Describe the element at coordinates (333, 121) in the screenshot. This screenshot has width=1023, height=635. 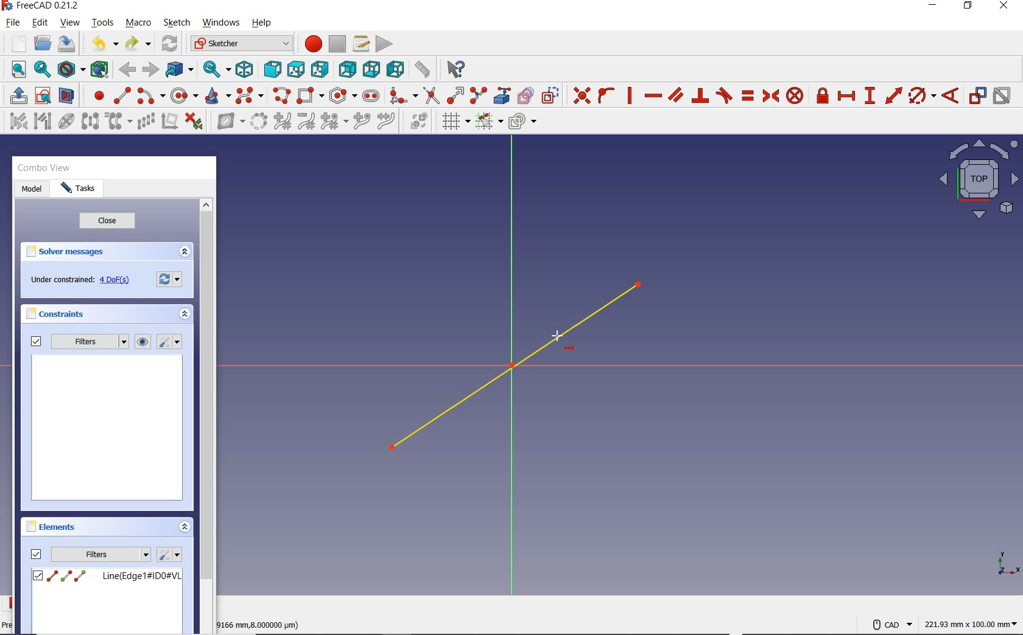
I see `MODIFY KNOT MULTIPLICITY` at that location.